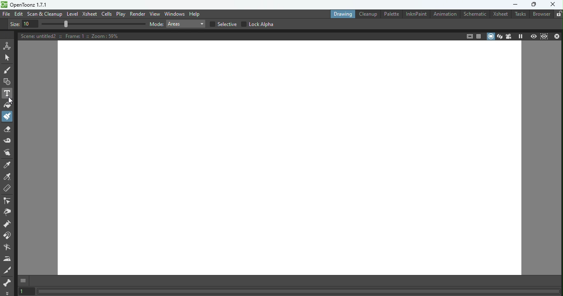  Describe the element at coordinates (73, 15) in the screenshot. I see `Level` at that location.